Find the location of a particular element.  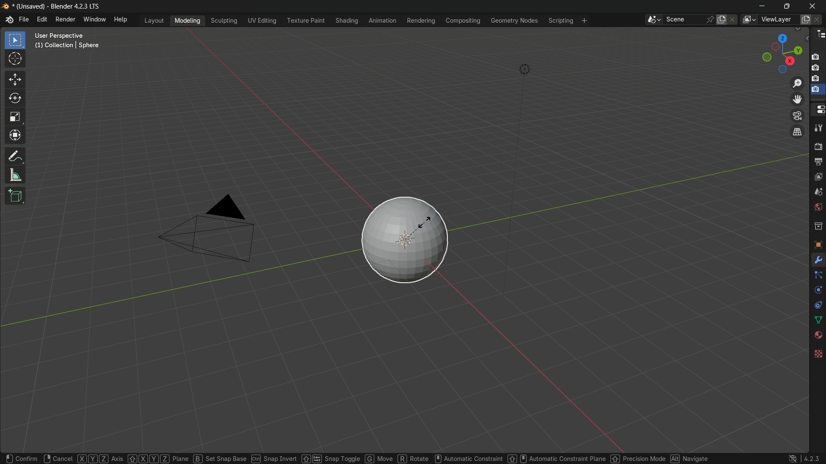

scale is located at coordinates (15, 118).